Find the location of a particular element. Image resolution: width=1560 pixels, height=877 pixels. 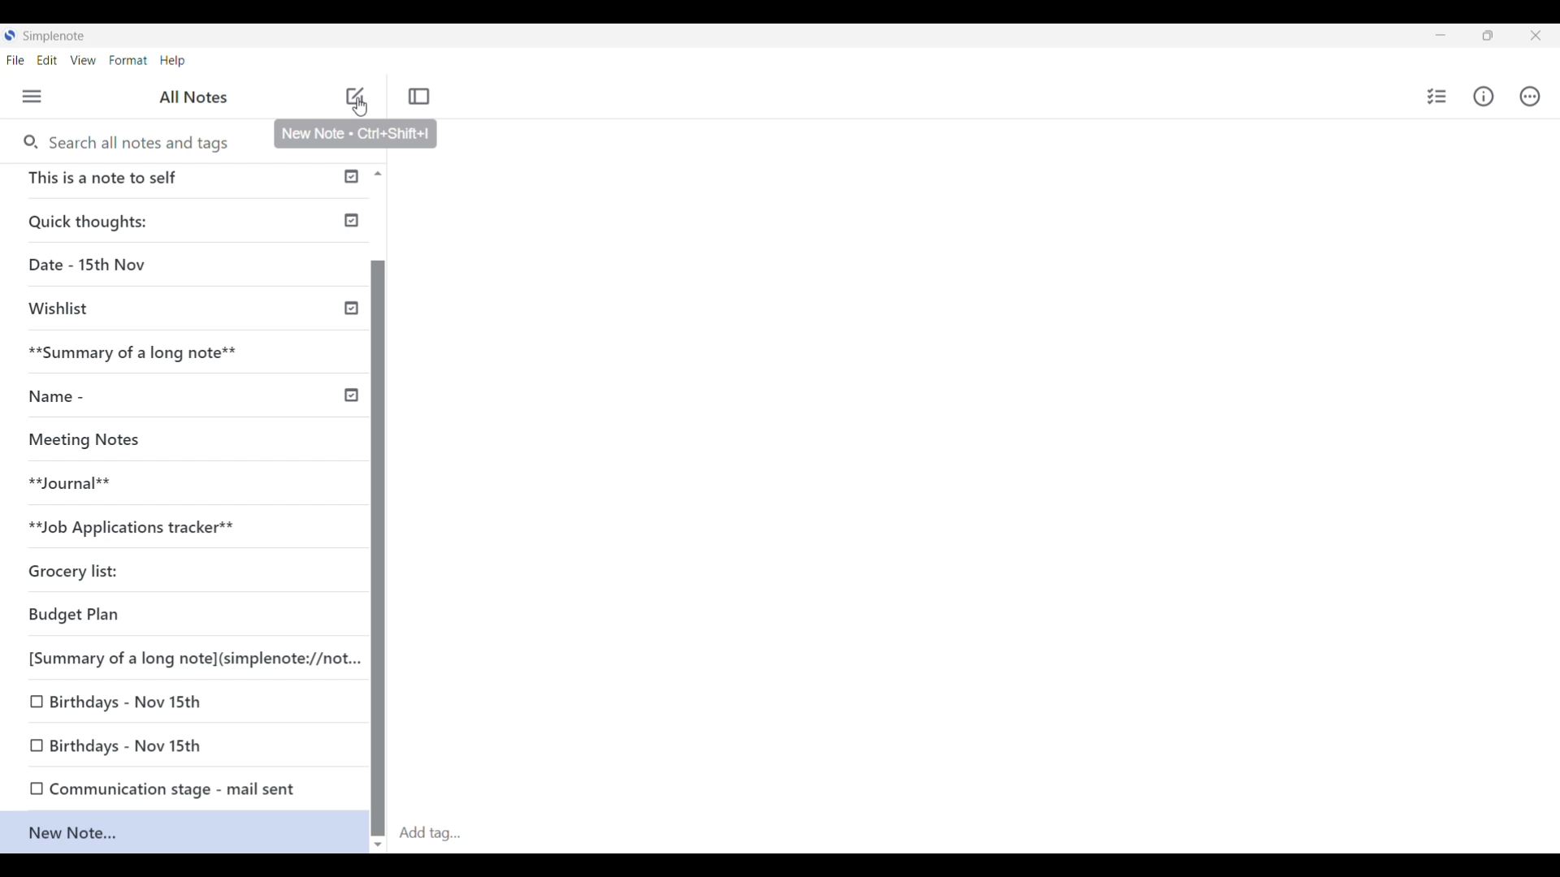

Grocery list: is located at coordinates (132, 571).